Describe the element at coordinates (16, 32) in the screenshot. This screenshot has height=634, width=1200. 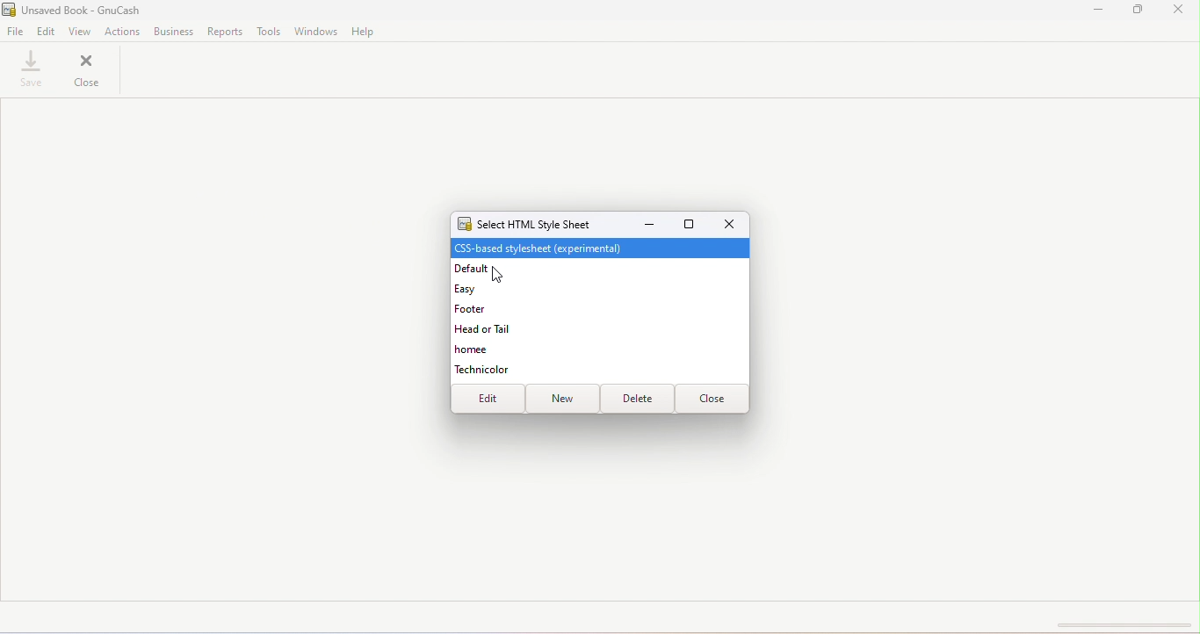
I see `File` at that location.